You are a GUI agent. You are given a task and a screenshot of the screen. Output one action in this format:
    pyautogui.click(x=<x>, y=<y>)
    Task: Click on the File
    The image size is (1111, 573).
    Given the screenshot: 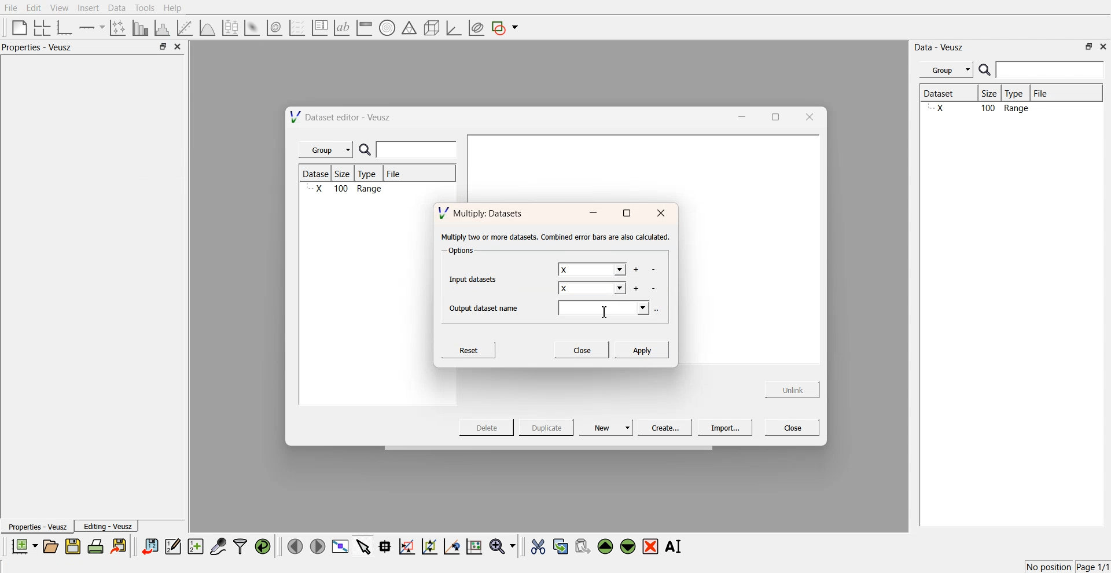 What is the action you would take?
    pyautogui.click(x=12, y=8)
    